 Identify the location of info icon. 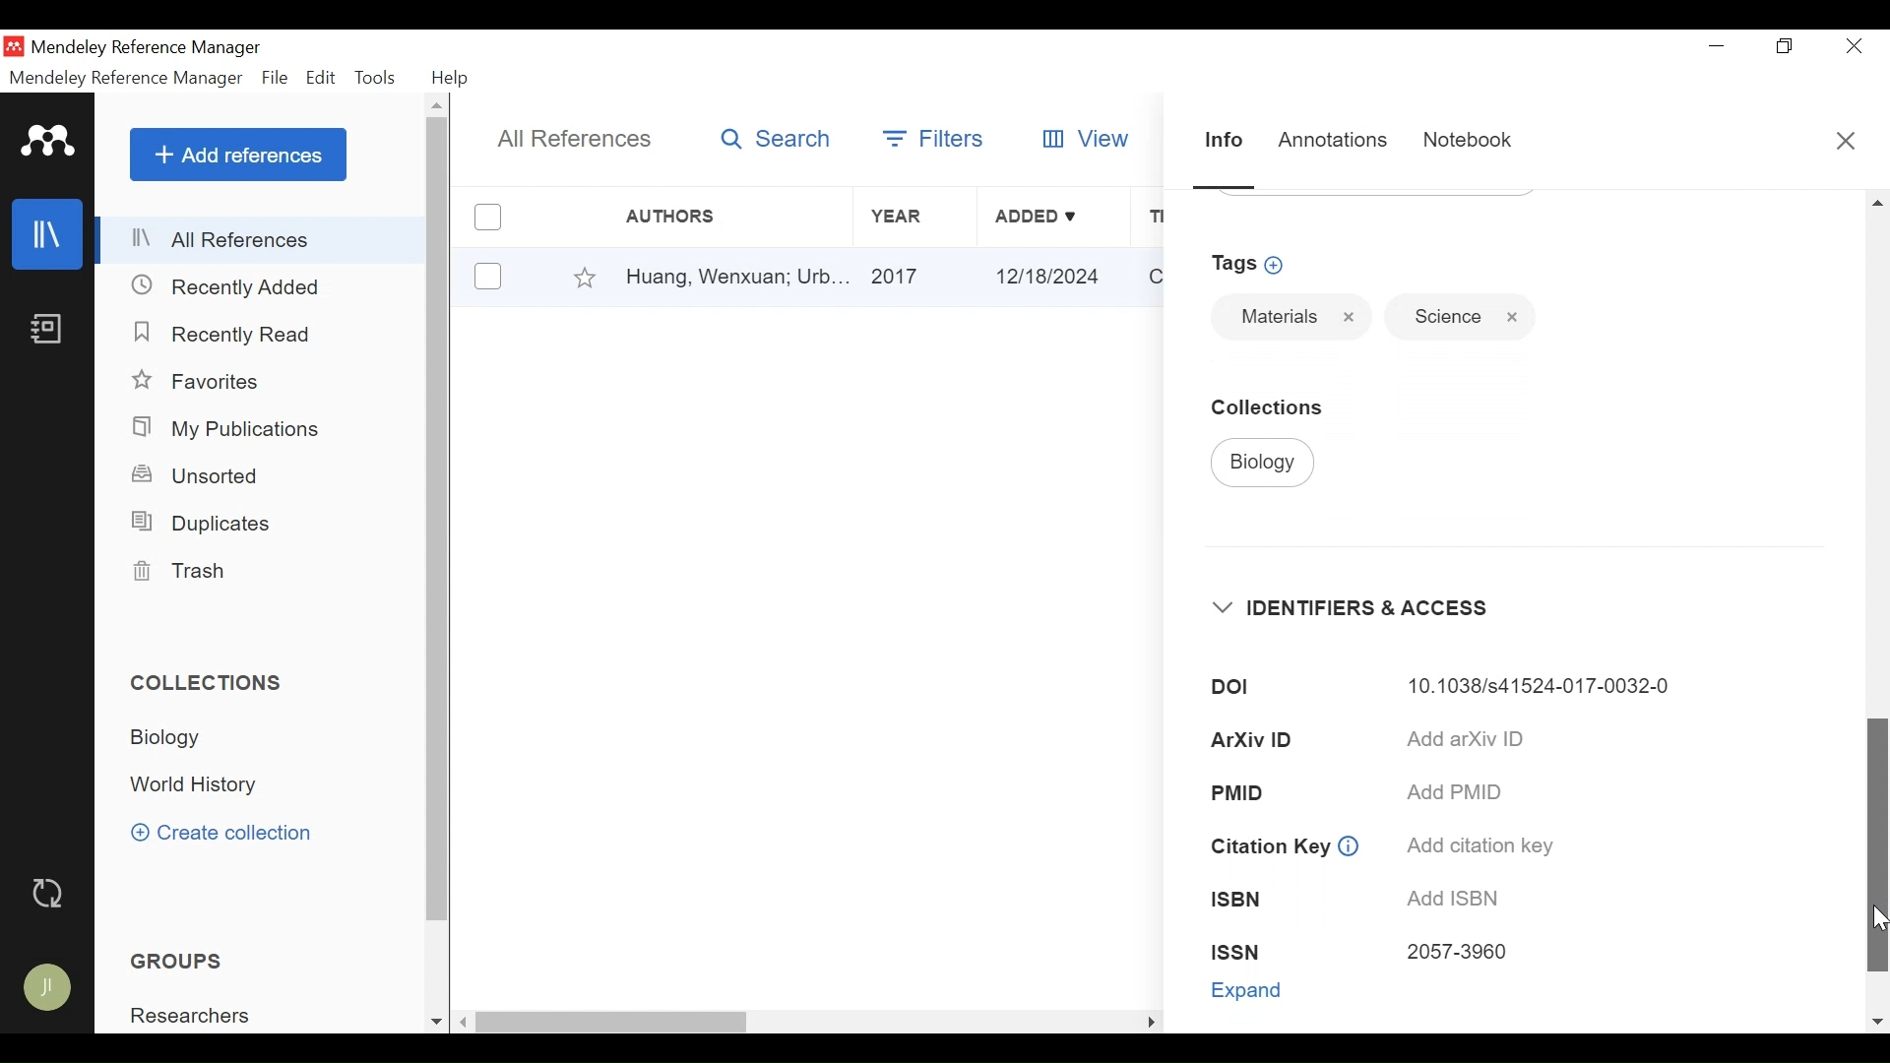
(1349, 847).